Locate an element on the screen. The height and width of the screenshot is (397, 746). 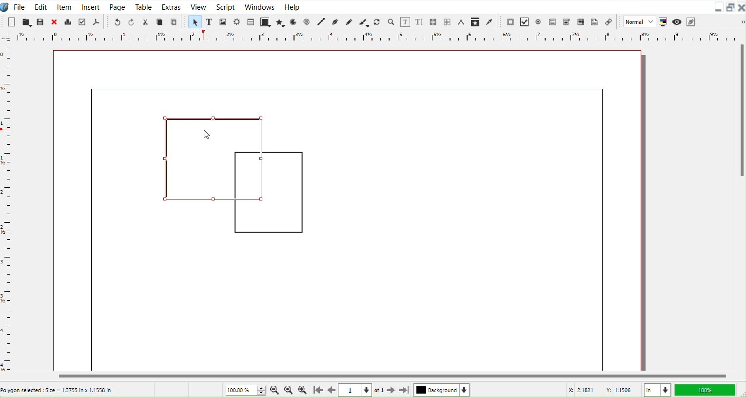
Link Annotation is located at coordinates (609, 21).